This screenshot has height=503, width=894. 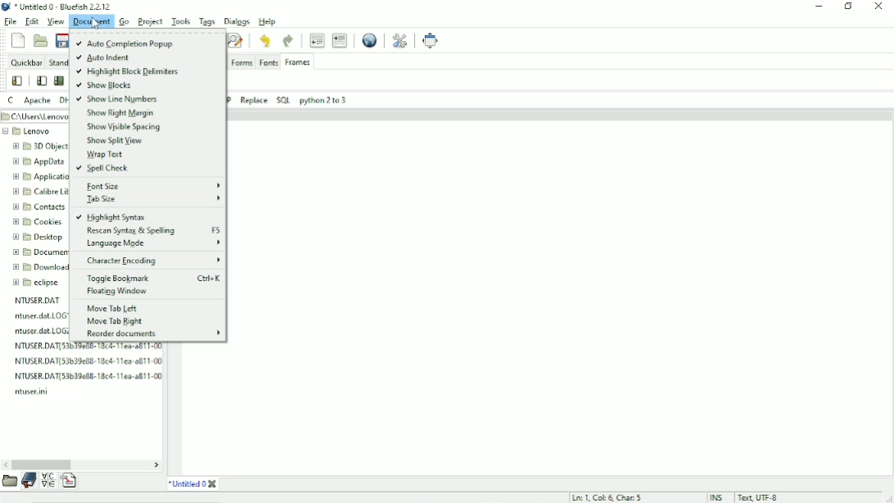 What do you see at coordinates (151, 334) in the screenshot?
I see `Reorder documents` at bounding box center [151, 334].